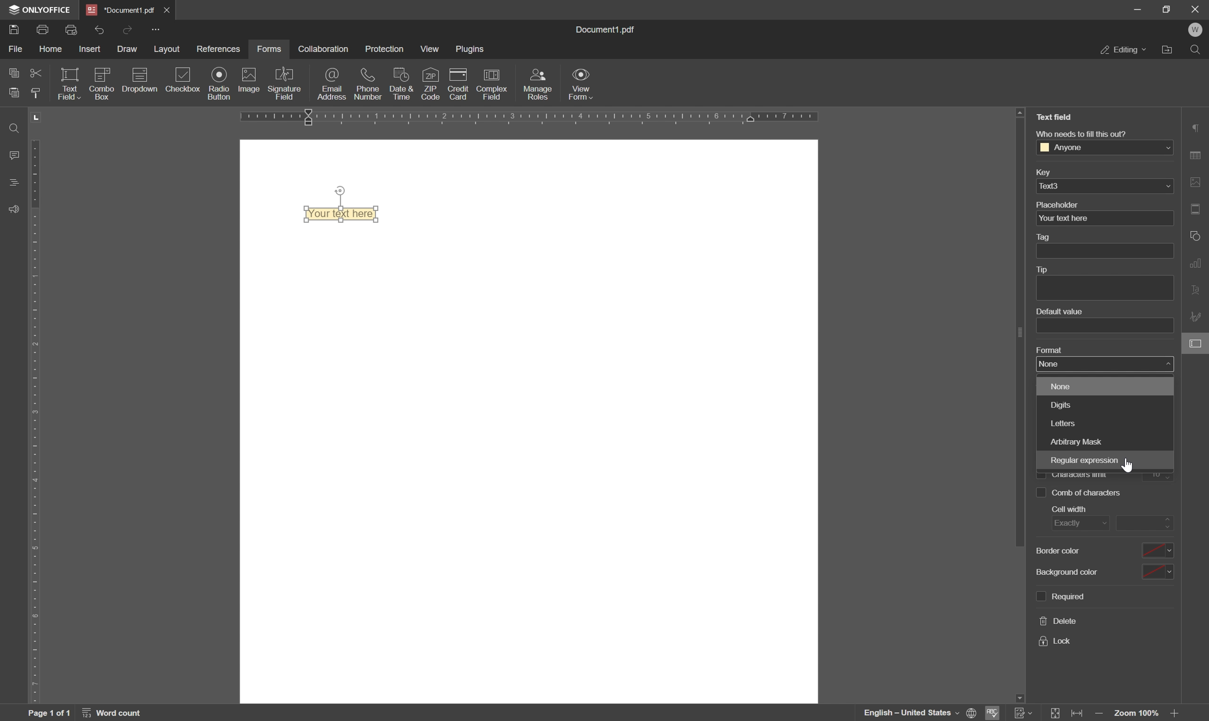  Describe the element at coordinates (920, 713) in the screenshot. I see `set document language` at that location.